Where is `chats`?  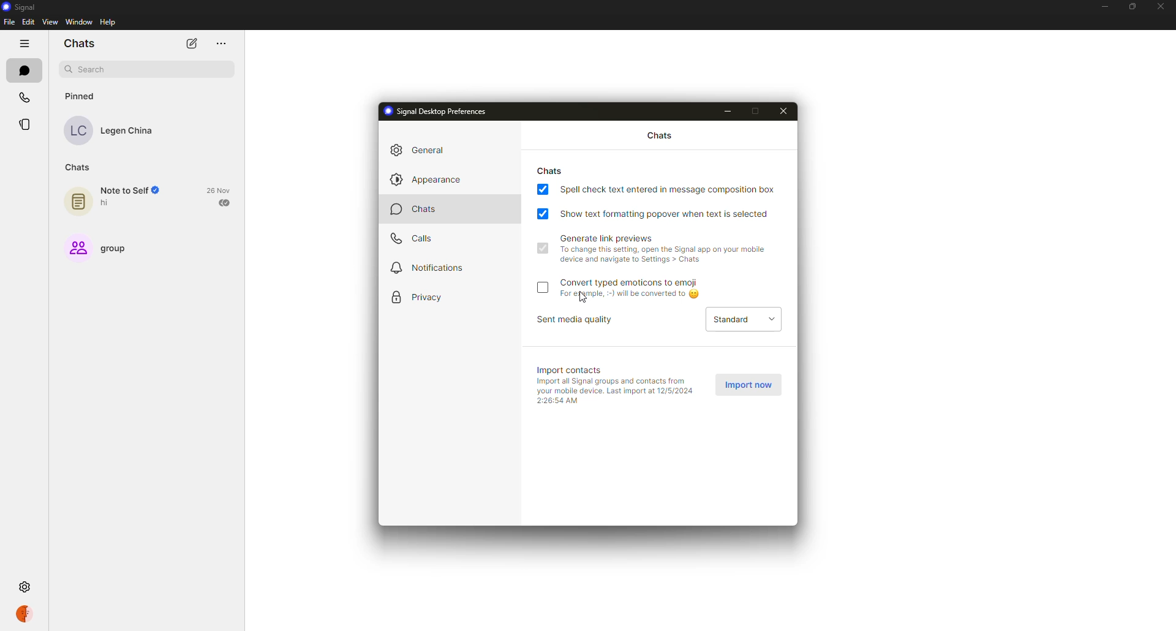 chats is located at coordinates (660, 136).